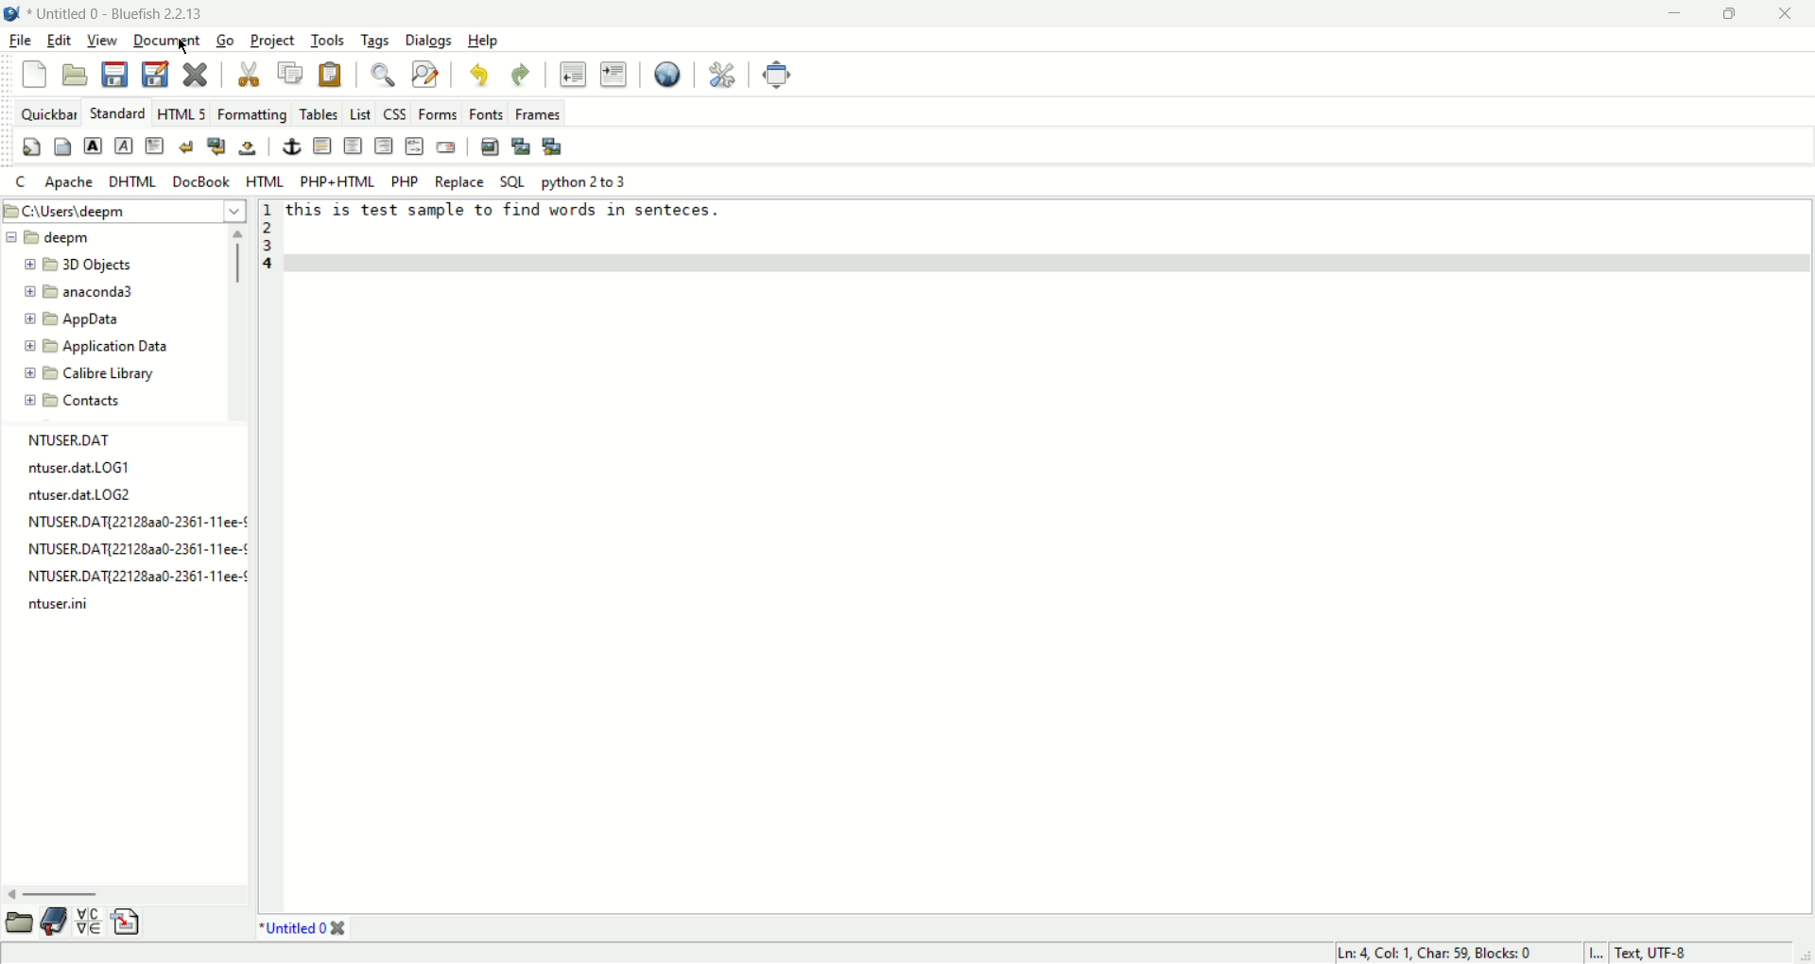 The image size is (1815, 964). Describe the element at coordinates (403, 181) in the screenshot. I see `PHP` at that location.